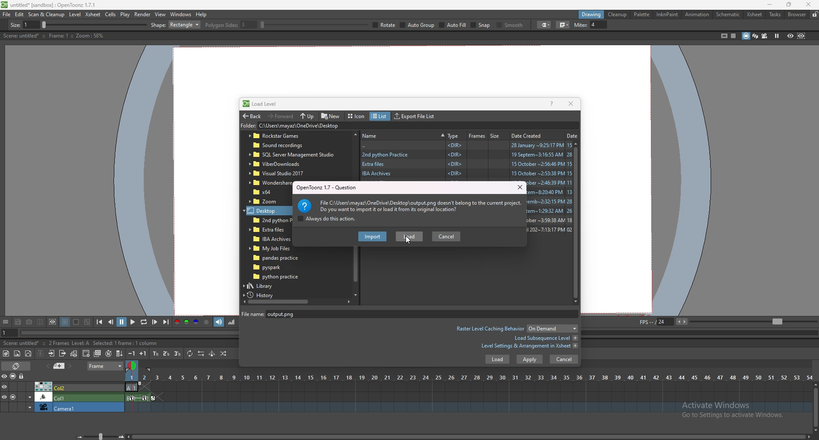  Describe the element at coordinates (99, 436) in the screenshot. I see `zoom` at that location.